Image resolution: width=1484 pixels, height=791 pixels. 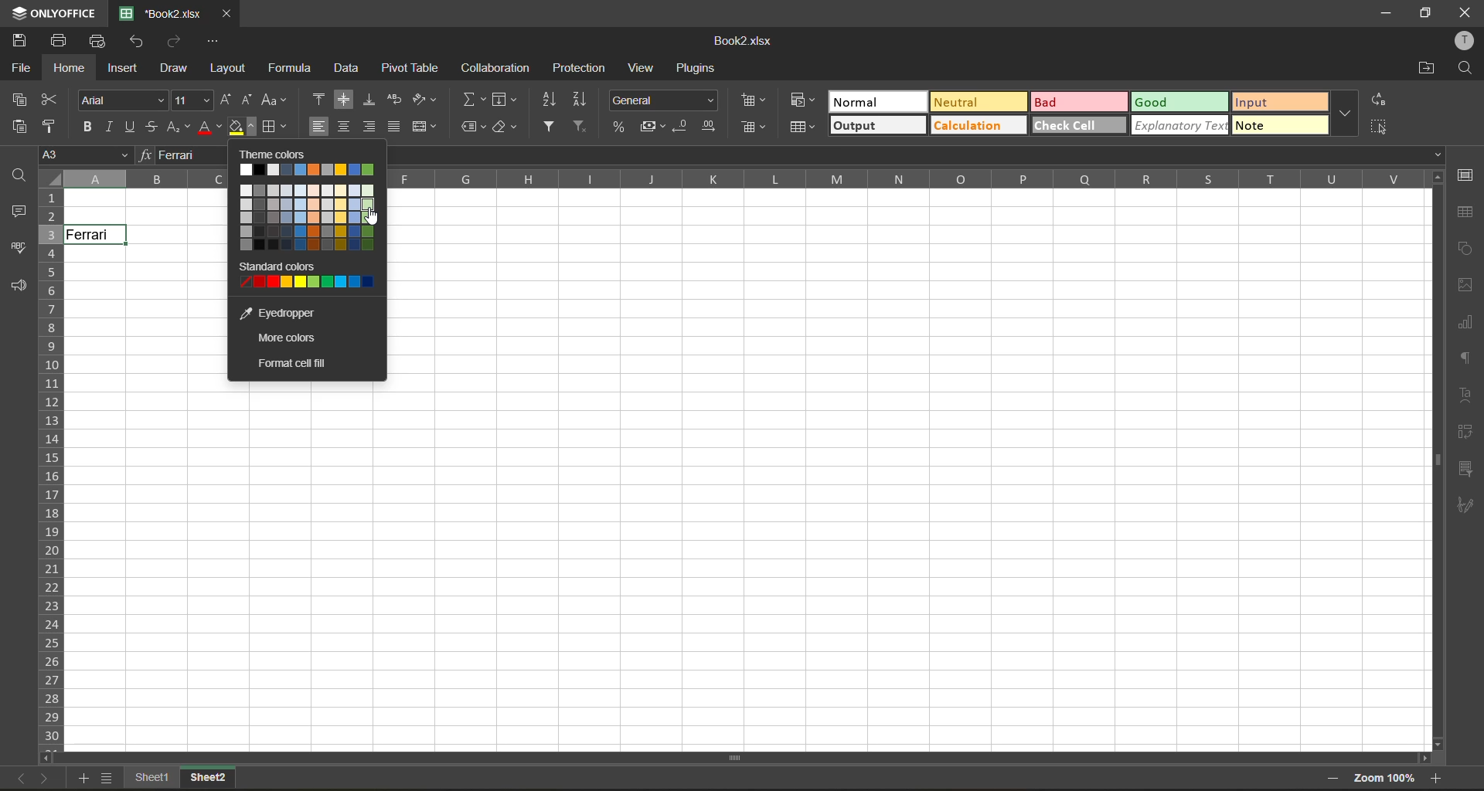 What do you see at coordinates (502, 100) in the screenshot?
I see `fields` at bounding box center [502, 100].